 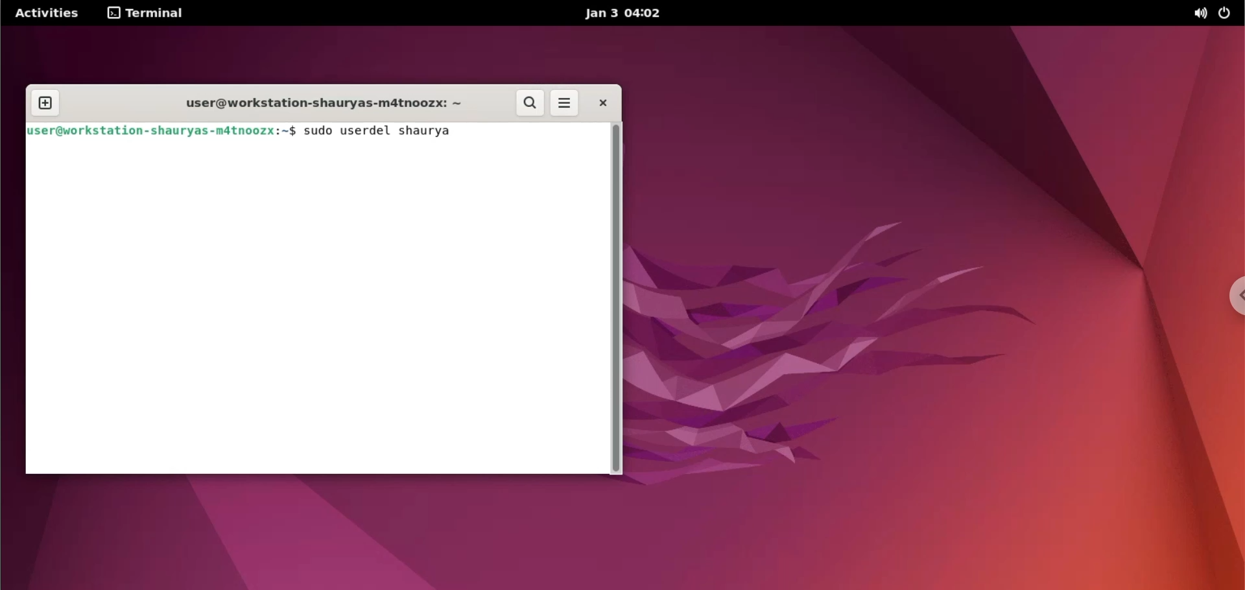 What do you see at coordinates (1201, 13) in the screenshot?
I see `sound options` at bounding box center [1201, 13].